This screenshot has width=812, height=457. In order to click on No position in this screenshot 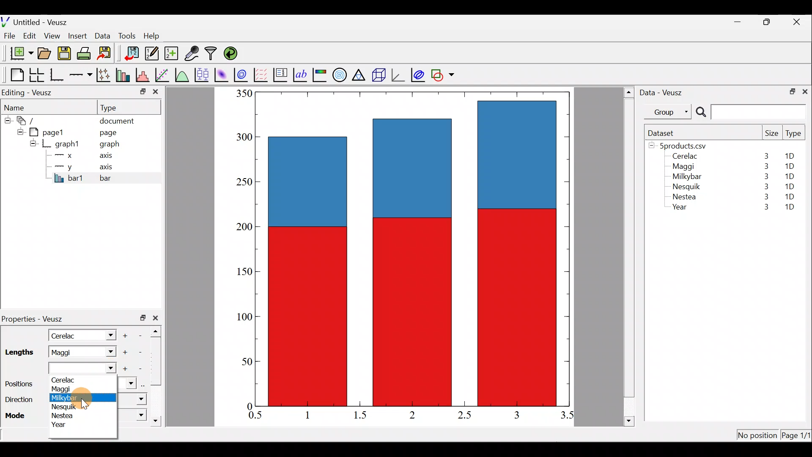, I will do `click(758, 436)`.